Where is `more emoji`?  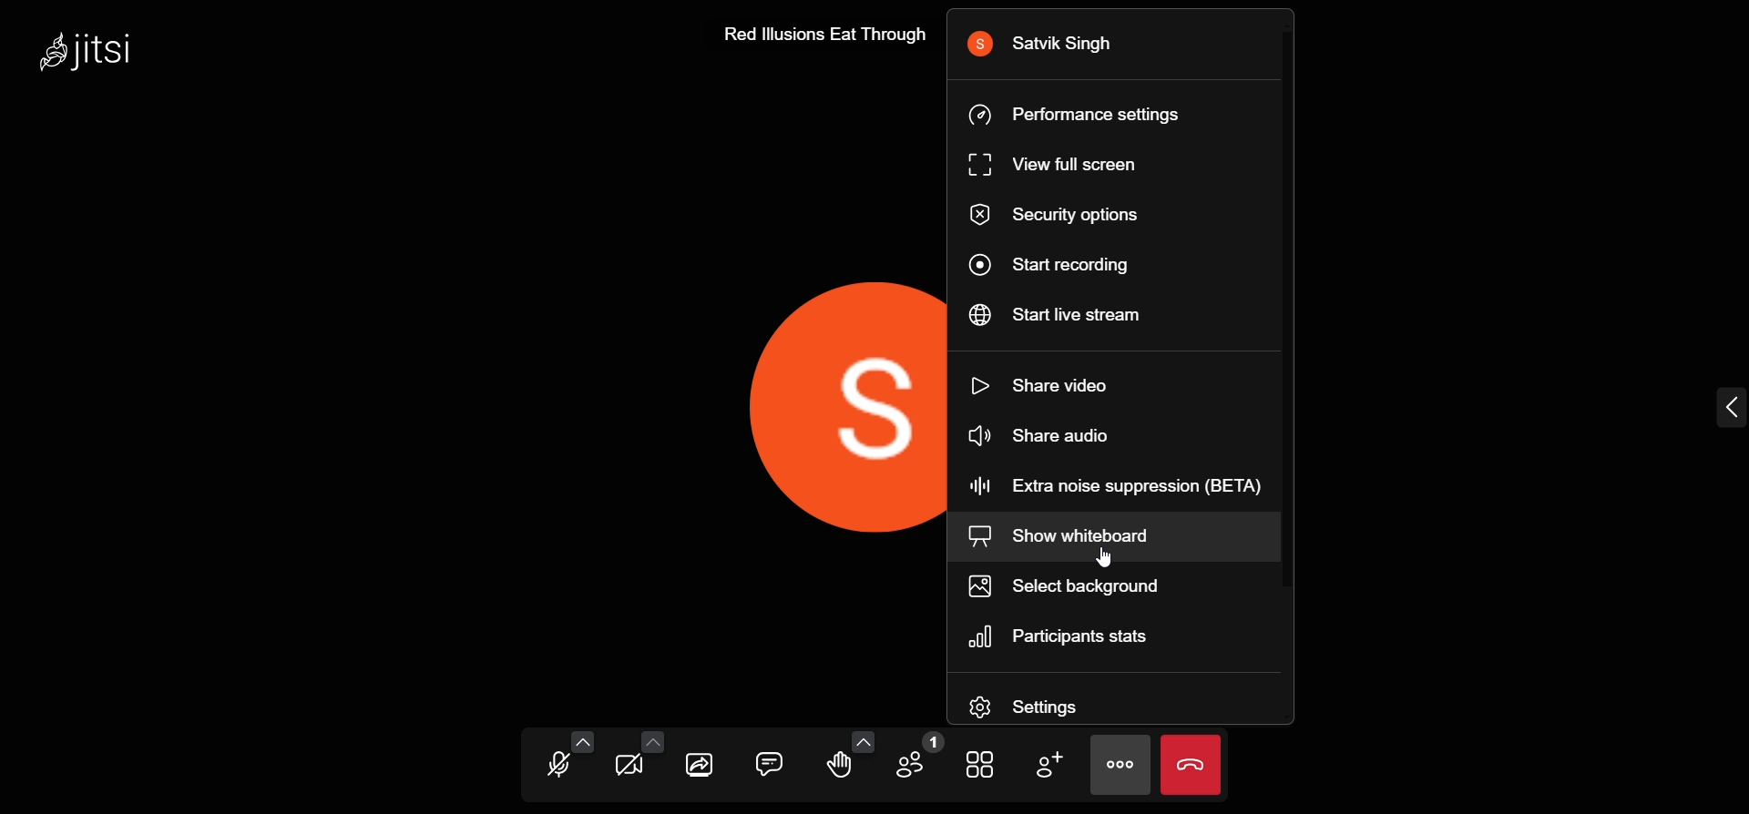 more emoji is located at coordinates (864, 740).